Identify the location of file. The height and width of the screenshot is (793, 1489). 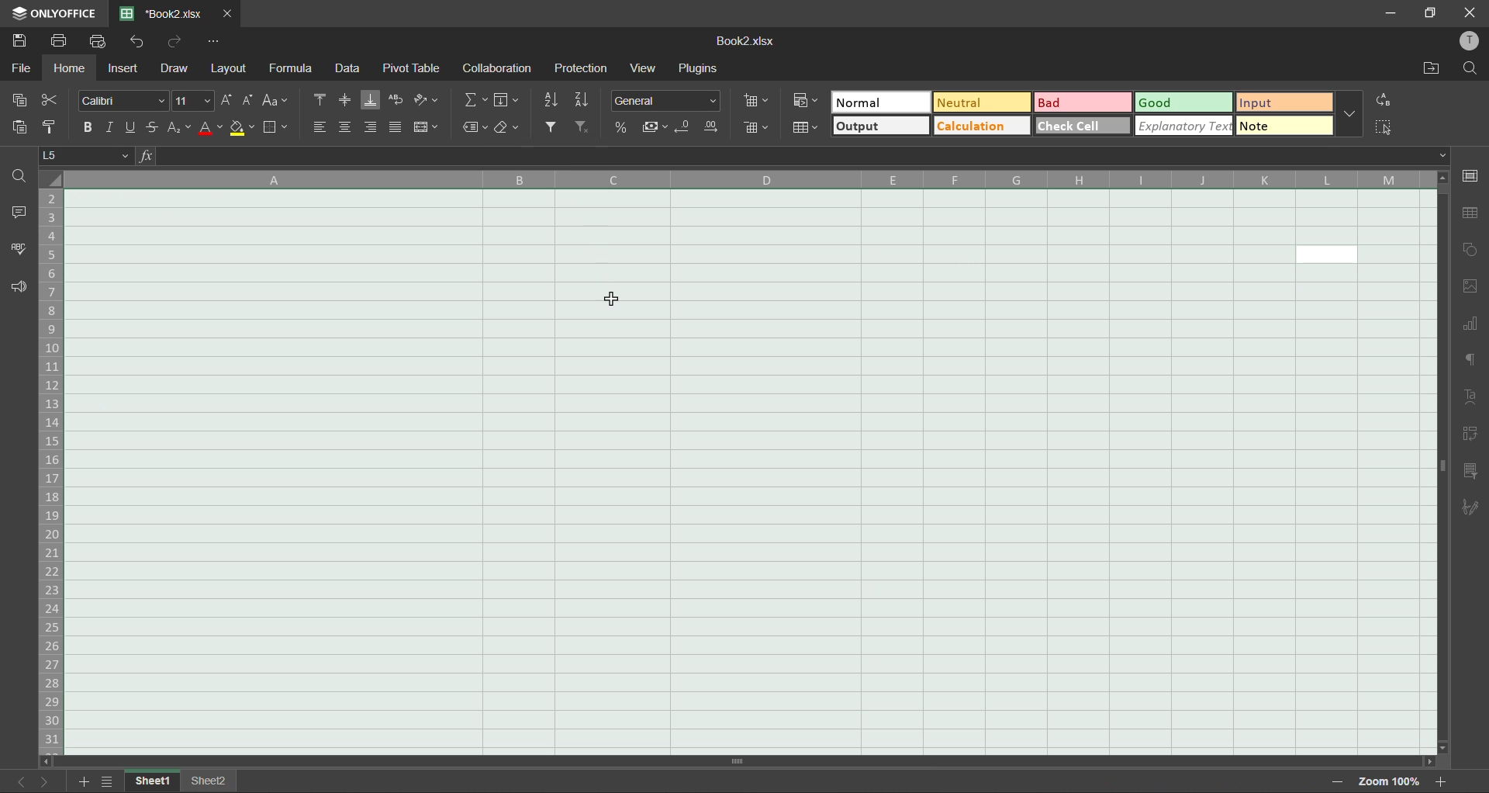
(22, 69).